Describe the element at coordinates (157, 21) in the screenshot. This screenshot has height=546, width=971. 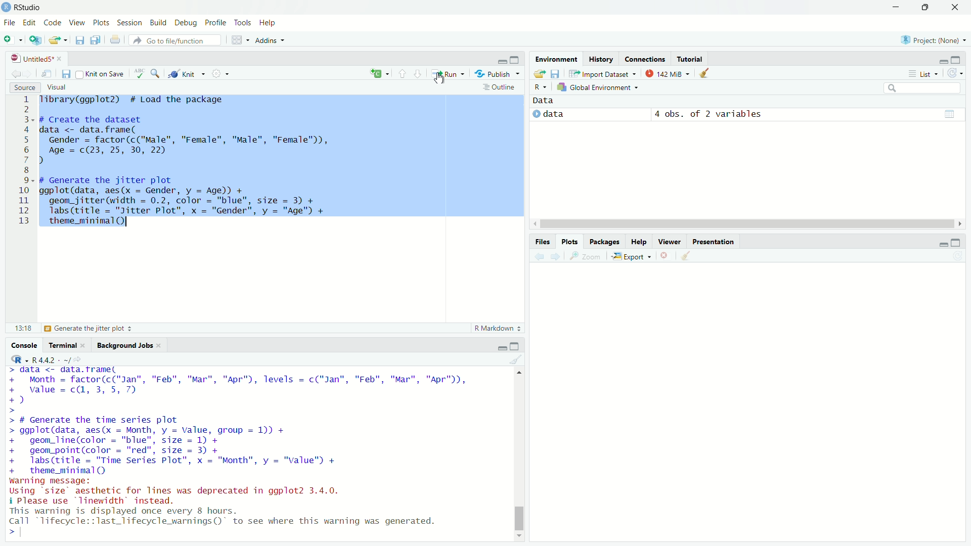
I see `build` at that location.